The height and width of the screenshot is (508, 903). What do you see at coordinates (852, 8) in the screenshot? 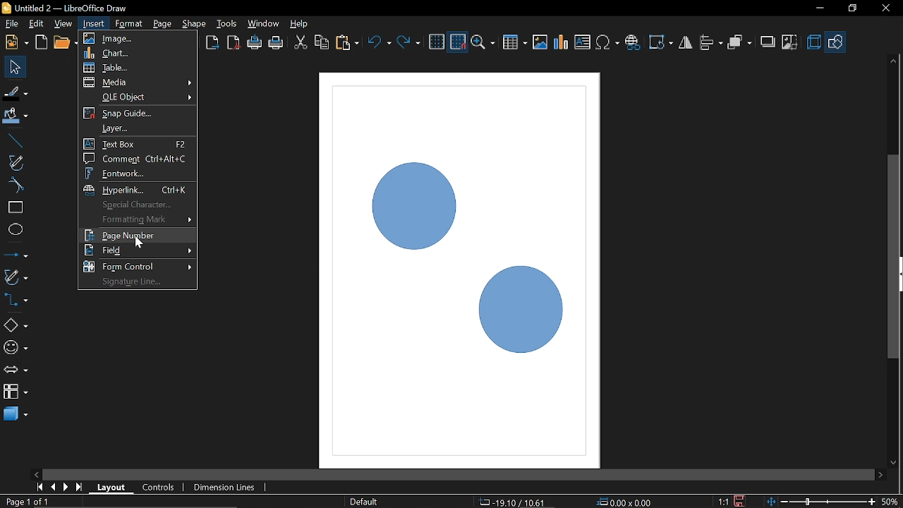
I see `Restore down` at bounding box center [852, 8].